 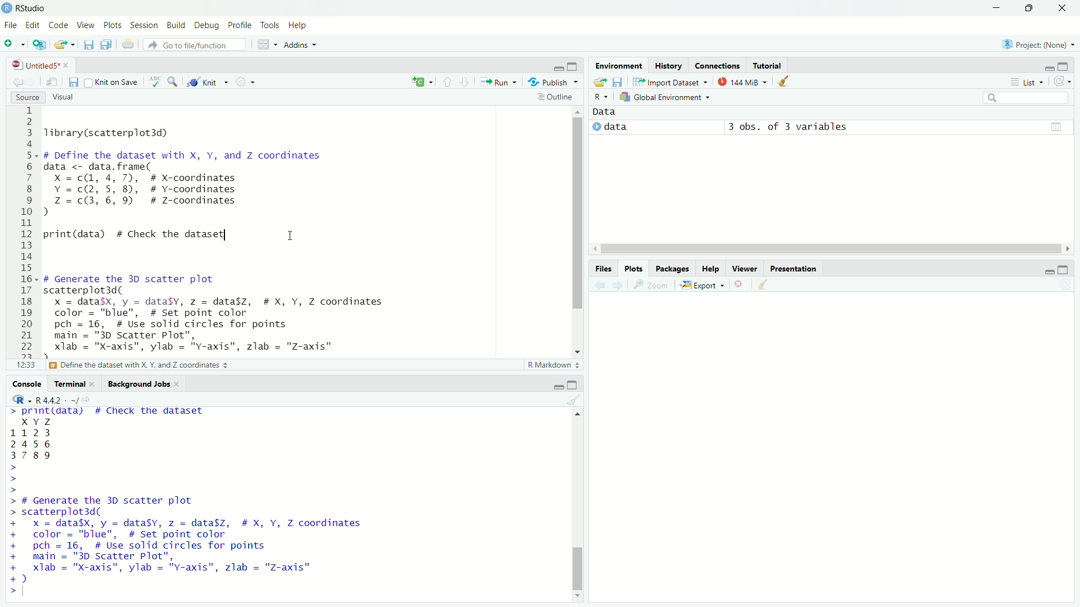 I want to click on profile, so click(x=238, y=25).